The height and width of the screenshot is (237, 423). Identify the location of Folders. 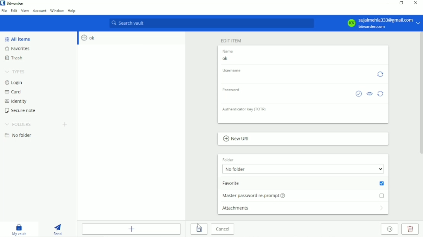
(19, 124).